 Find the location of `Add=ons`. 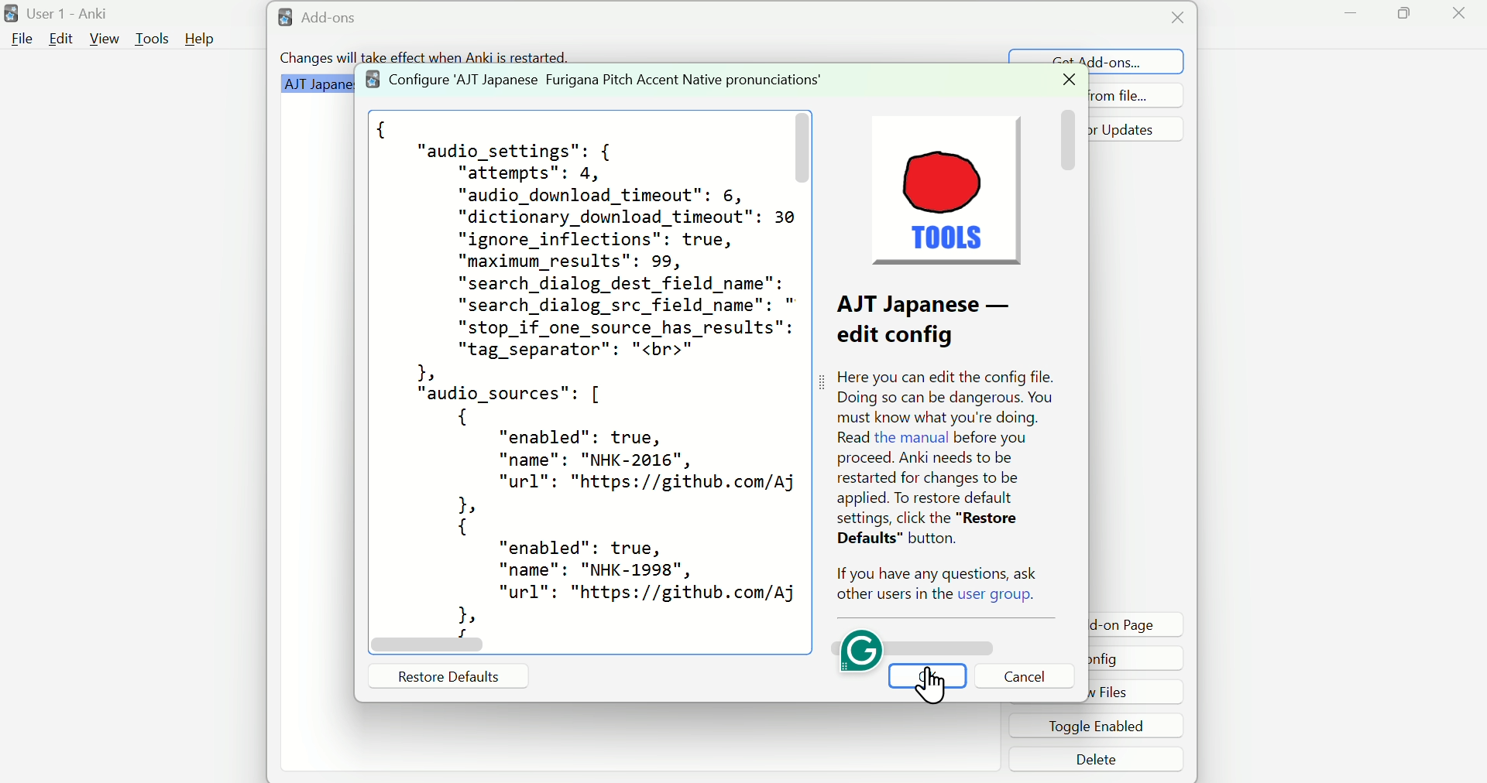

Add=ons is located at coordinates (328, 17).